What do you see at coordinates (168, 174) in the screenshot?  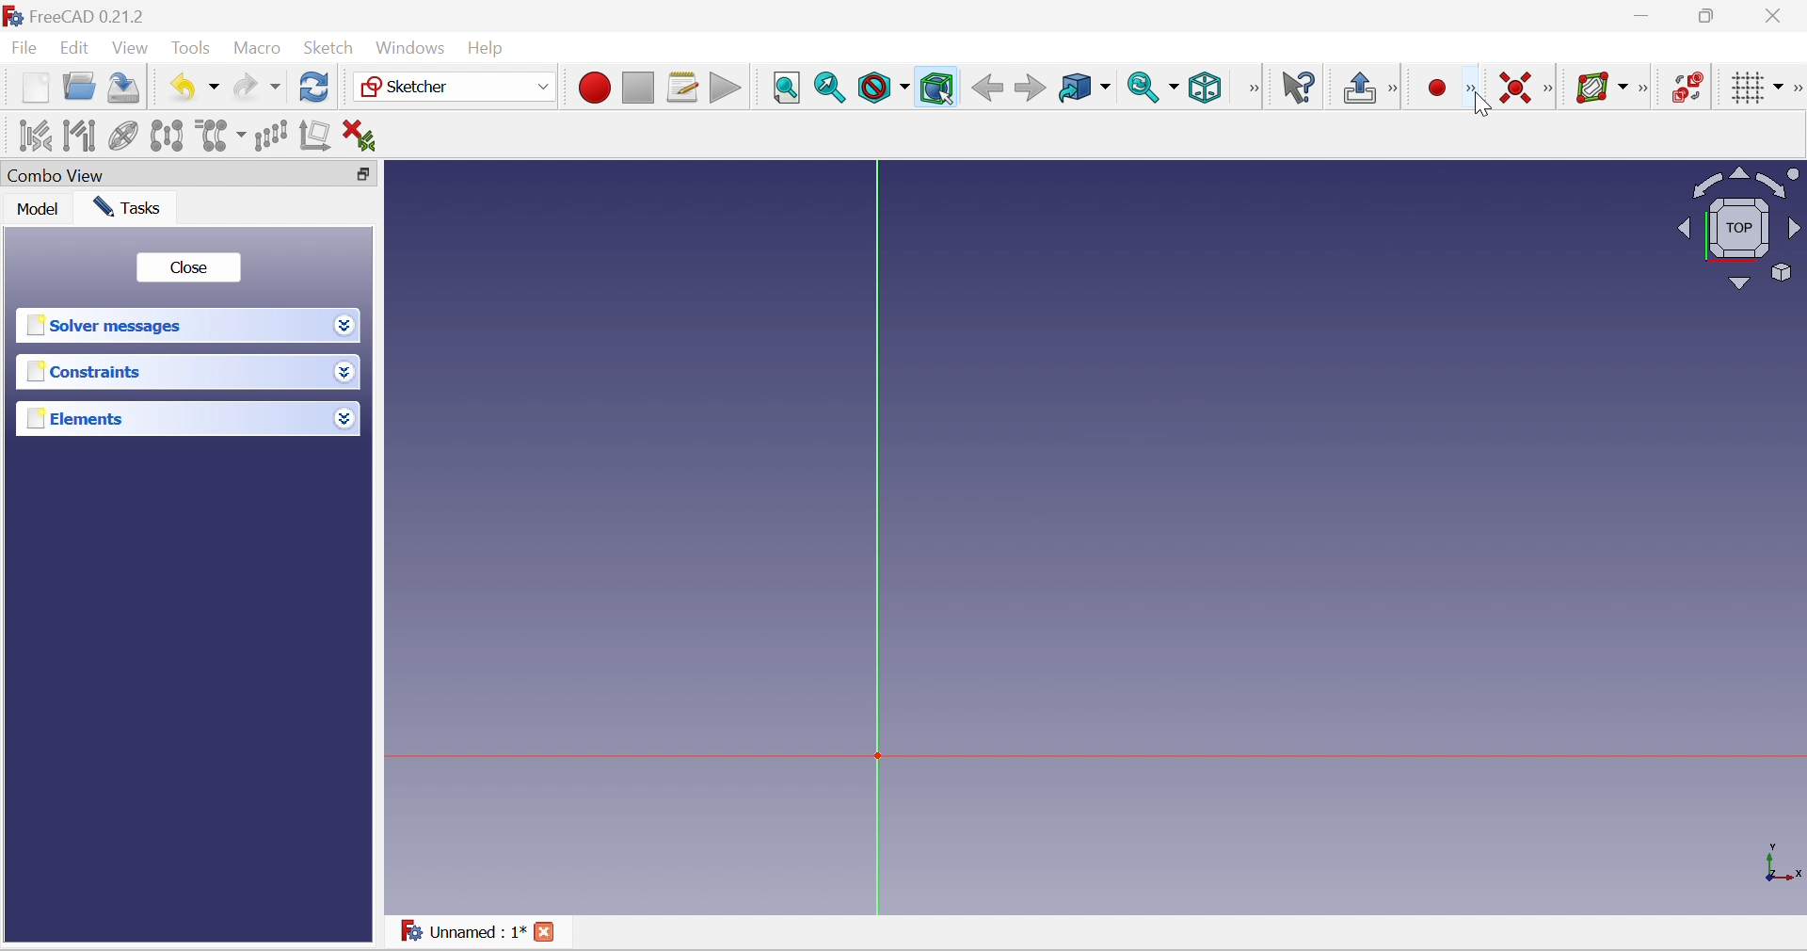 I see `Combo View` at bounding box center [168, 174].